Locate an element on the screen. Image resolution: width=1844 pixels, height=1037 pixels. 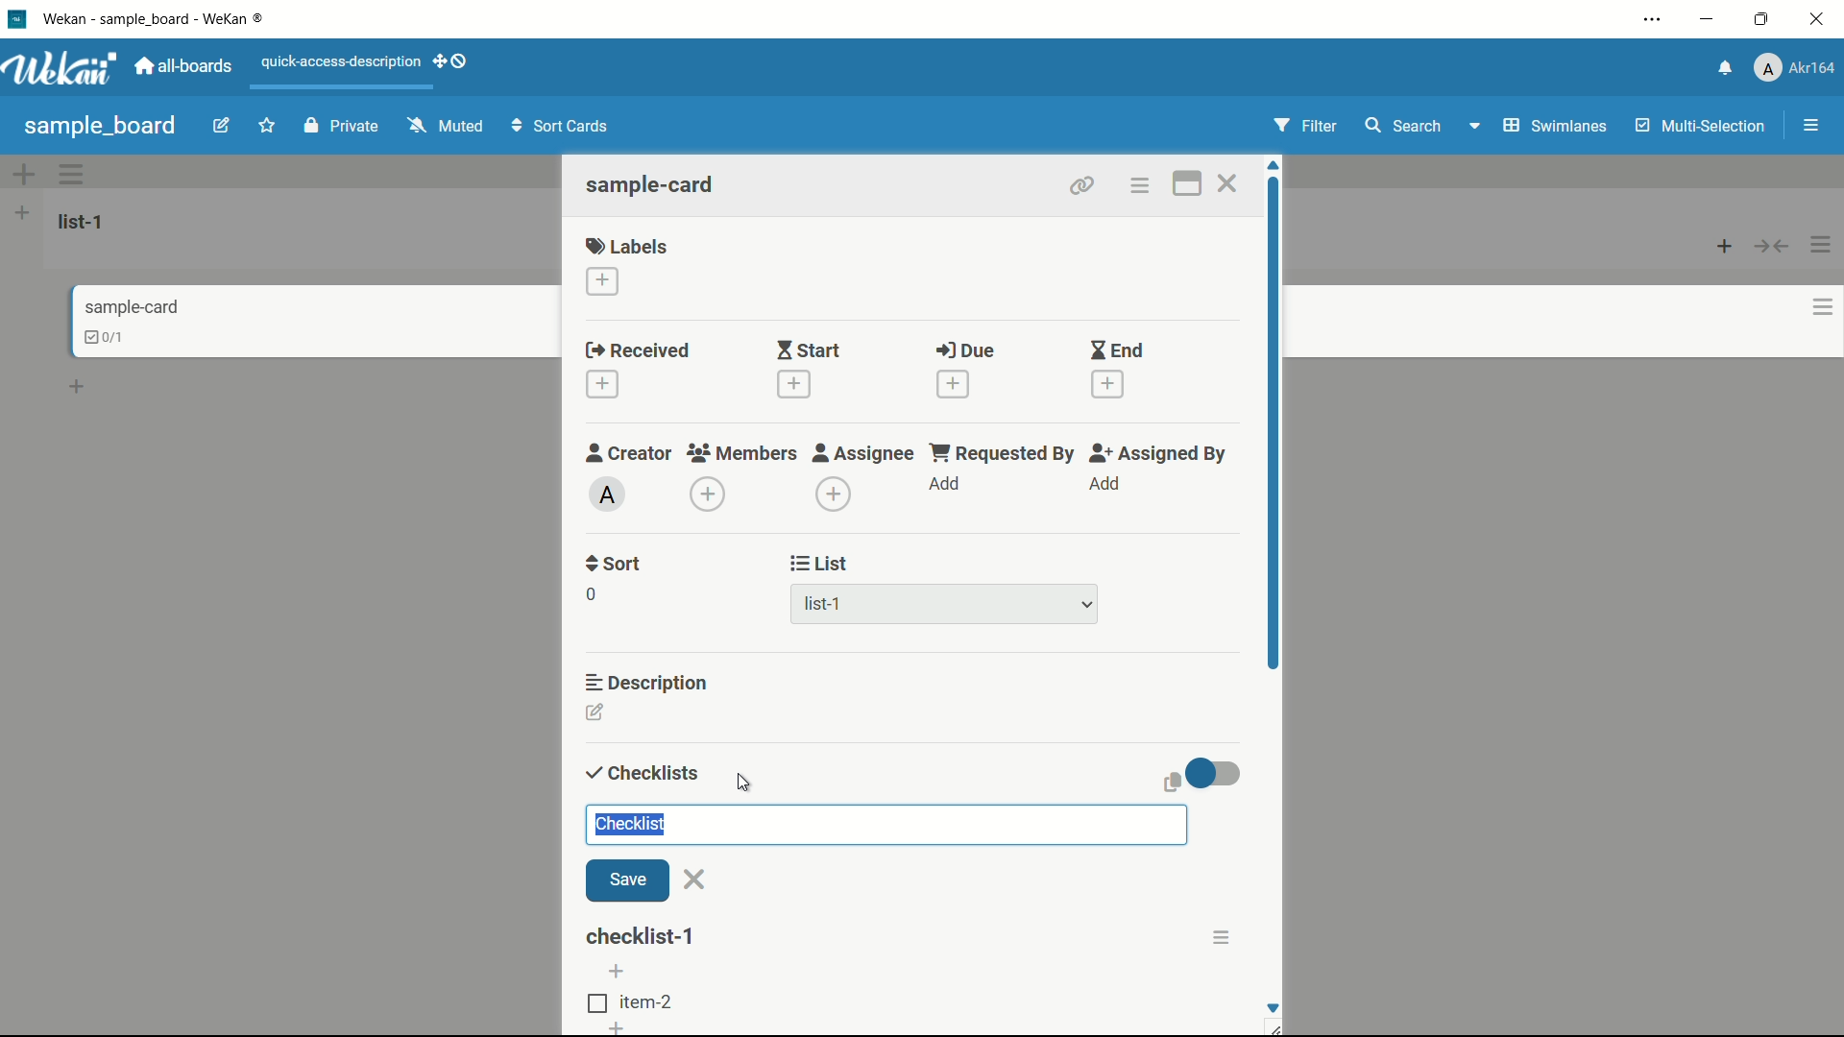
show-desktop-drag-handles is located at coordinates (453, 60).